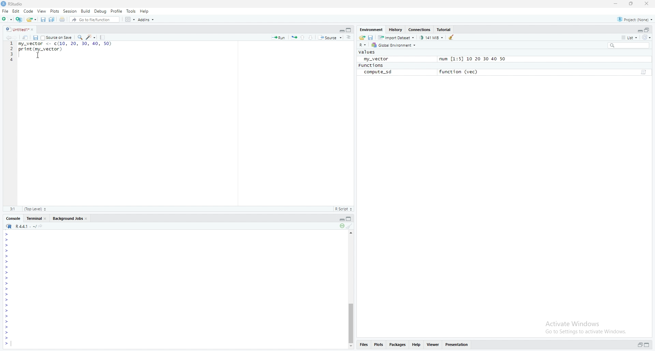 The image size is (655, 351). Describe the element at coordinates (7, 245) in the screenshot. I see `Prompt cursor` at that location.